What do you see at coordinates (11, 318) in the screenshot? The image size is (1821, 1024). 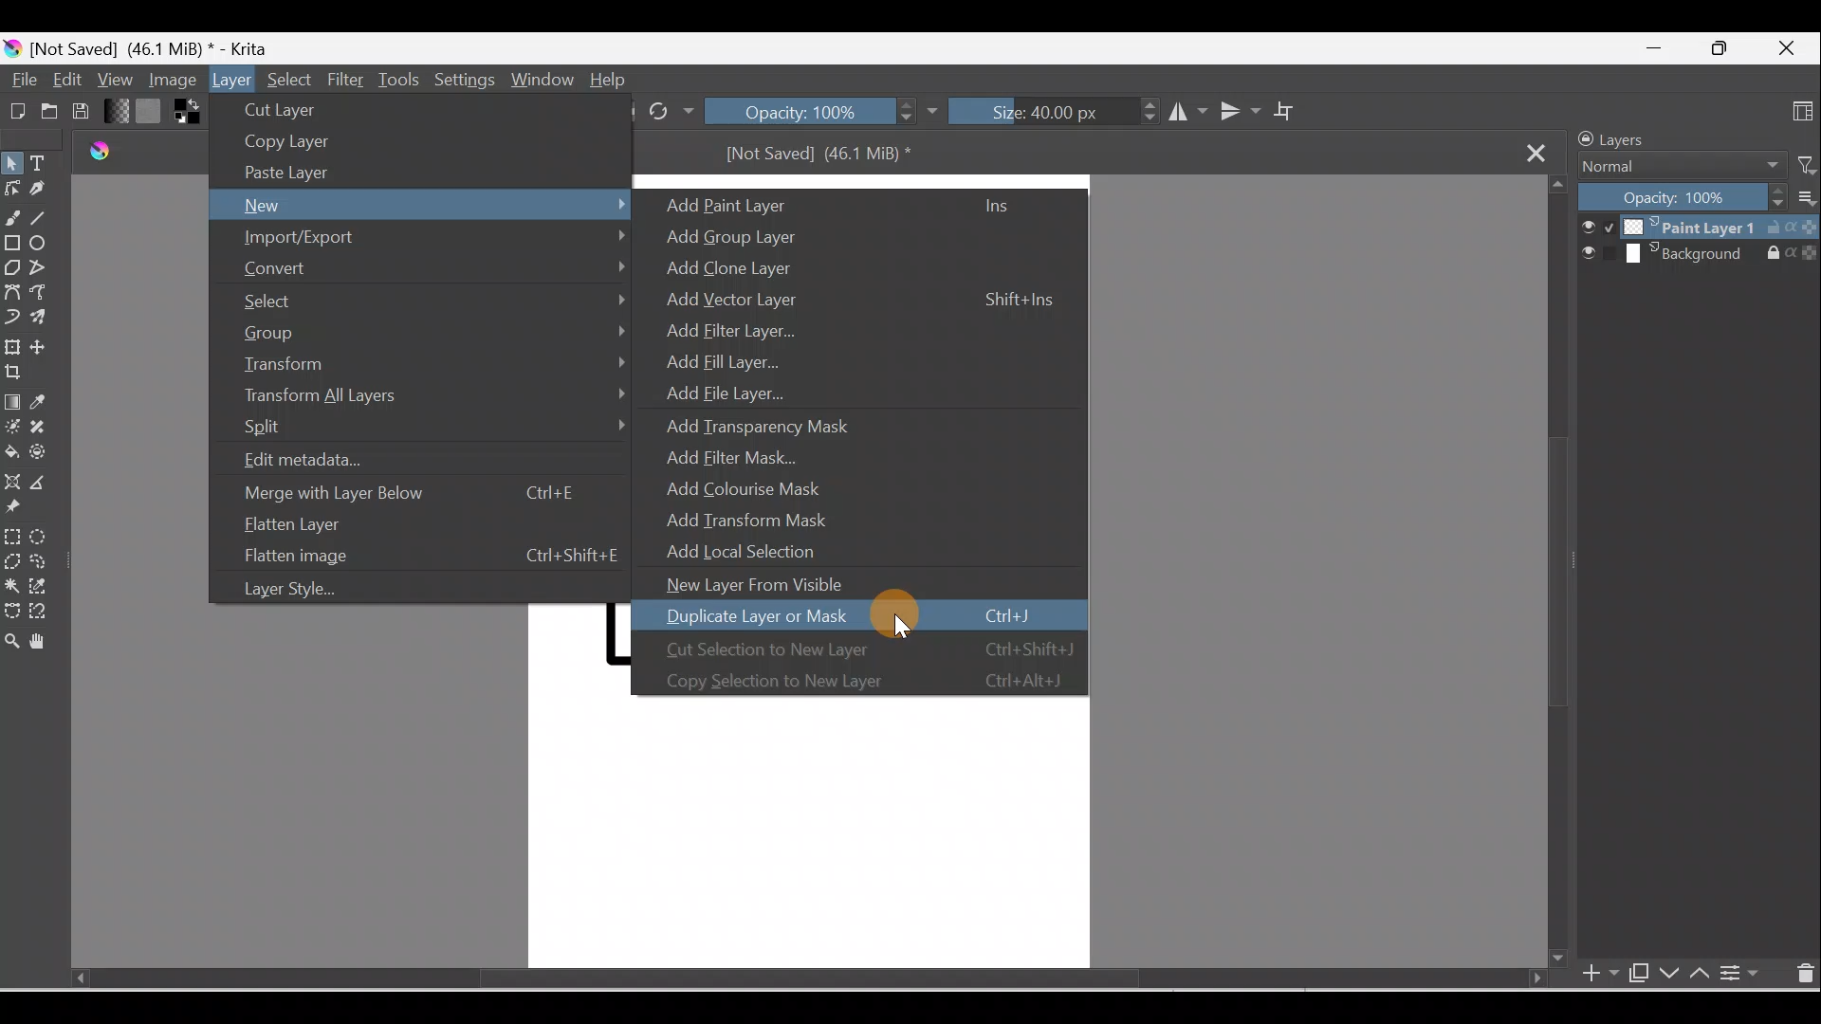 I see `Dynamic brush tool` at bounding box center [11, 318].